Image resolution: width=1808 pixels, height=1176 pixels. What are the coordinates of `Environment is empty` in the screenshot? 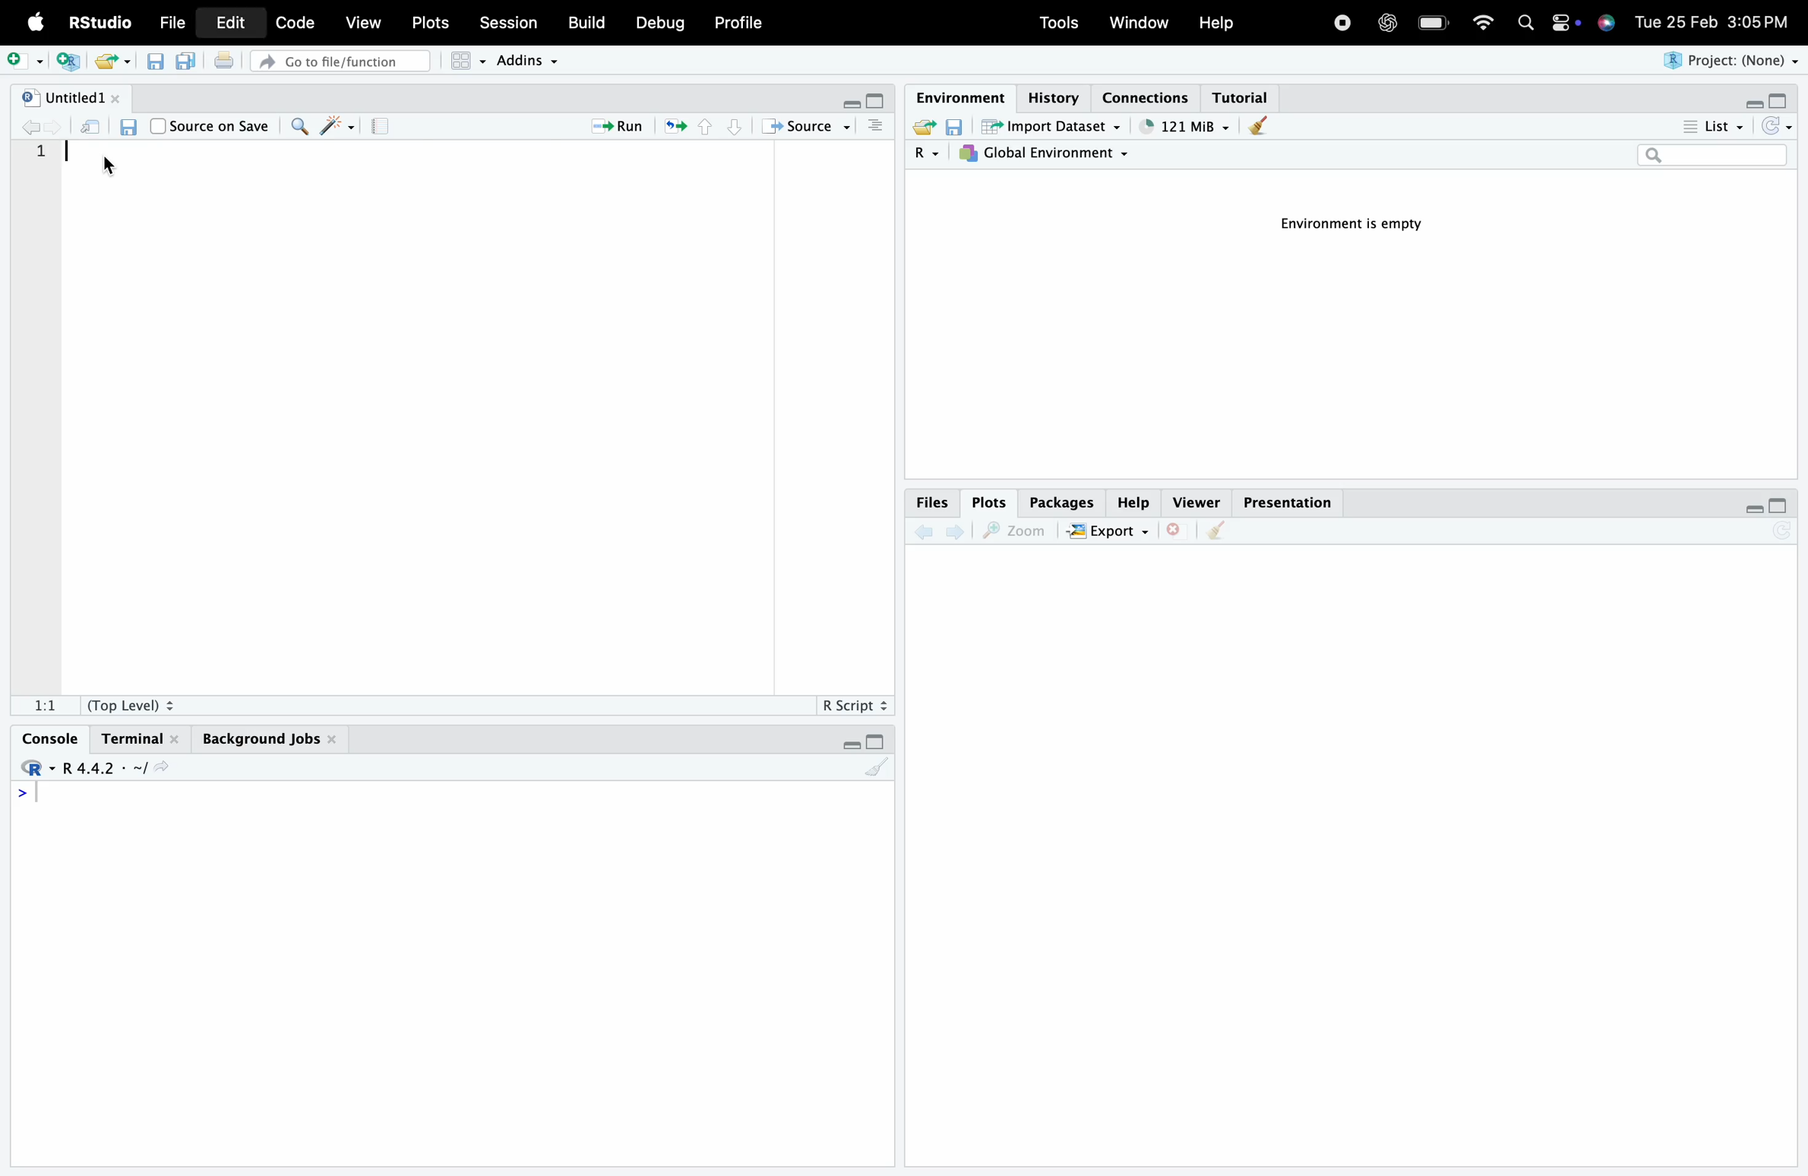 It's located at (1345, 229).